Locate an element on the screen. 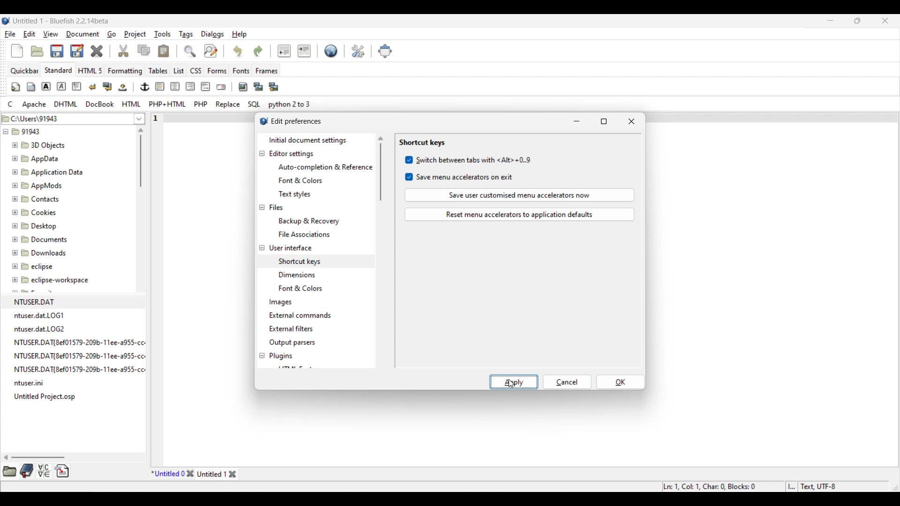 Image resolution: width=900 pixels, height=506 pixels. File Associations is located at coordinates (304, 234).